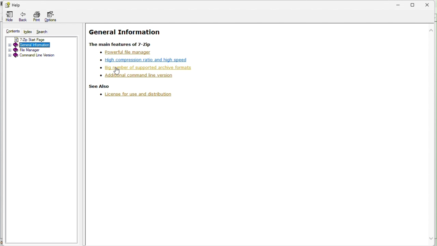 This screenshot has width=437, height=246. What do you see at coordinates (40, 40) in the screenshot?
I see `7 zip start page` at bounding box center [40, 40].